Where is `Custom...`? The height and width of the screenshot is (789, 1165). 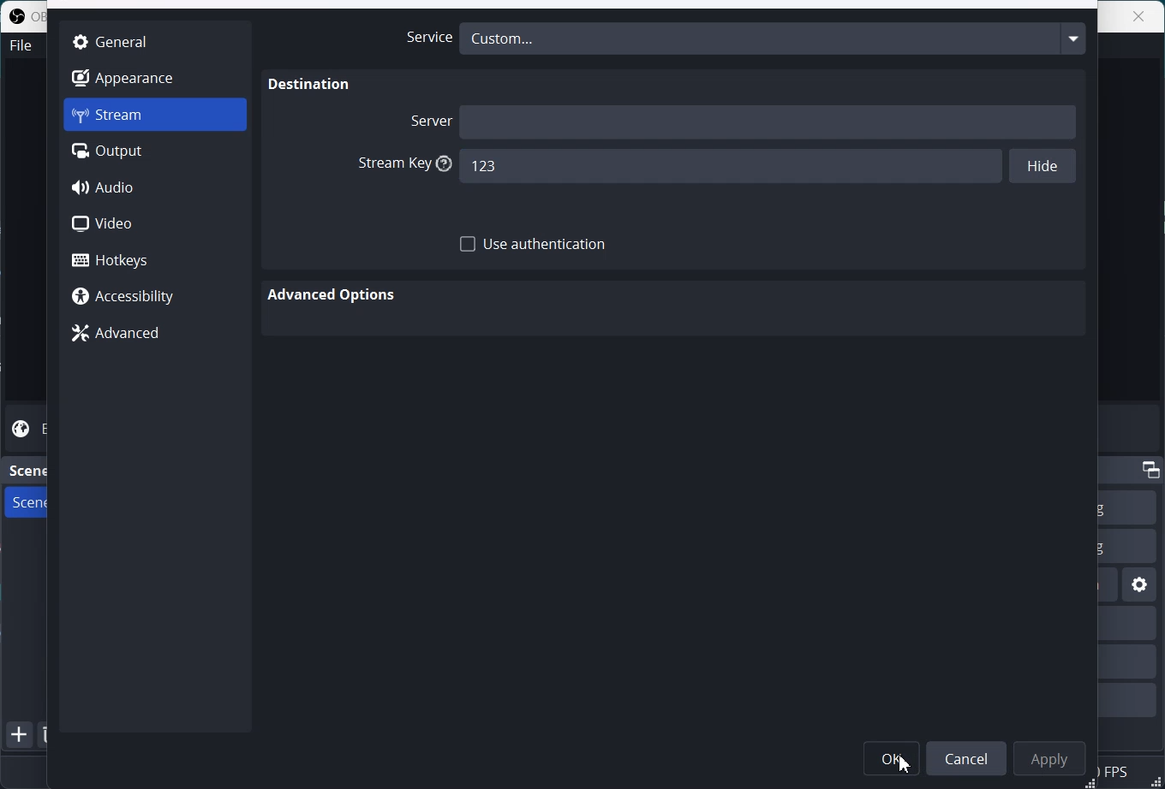
Custom... is located at coordinates (773, 38).